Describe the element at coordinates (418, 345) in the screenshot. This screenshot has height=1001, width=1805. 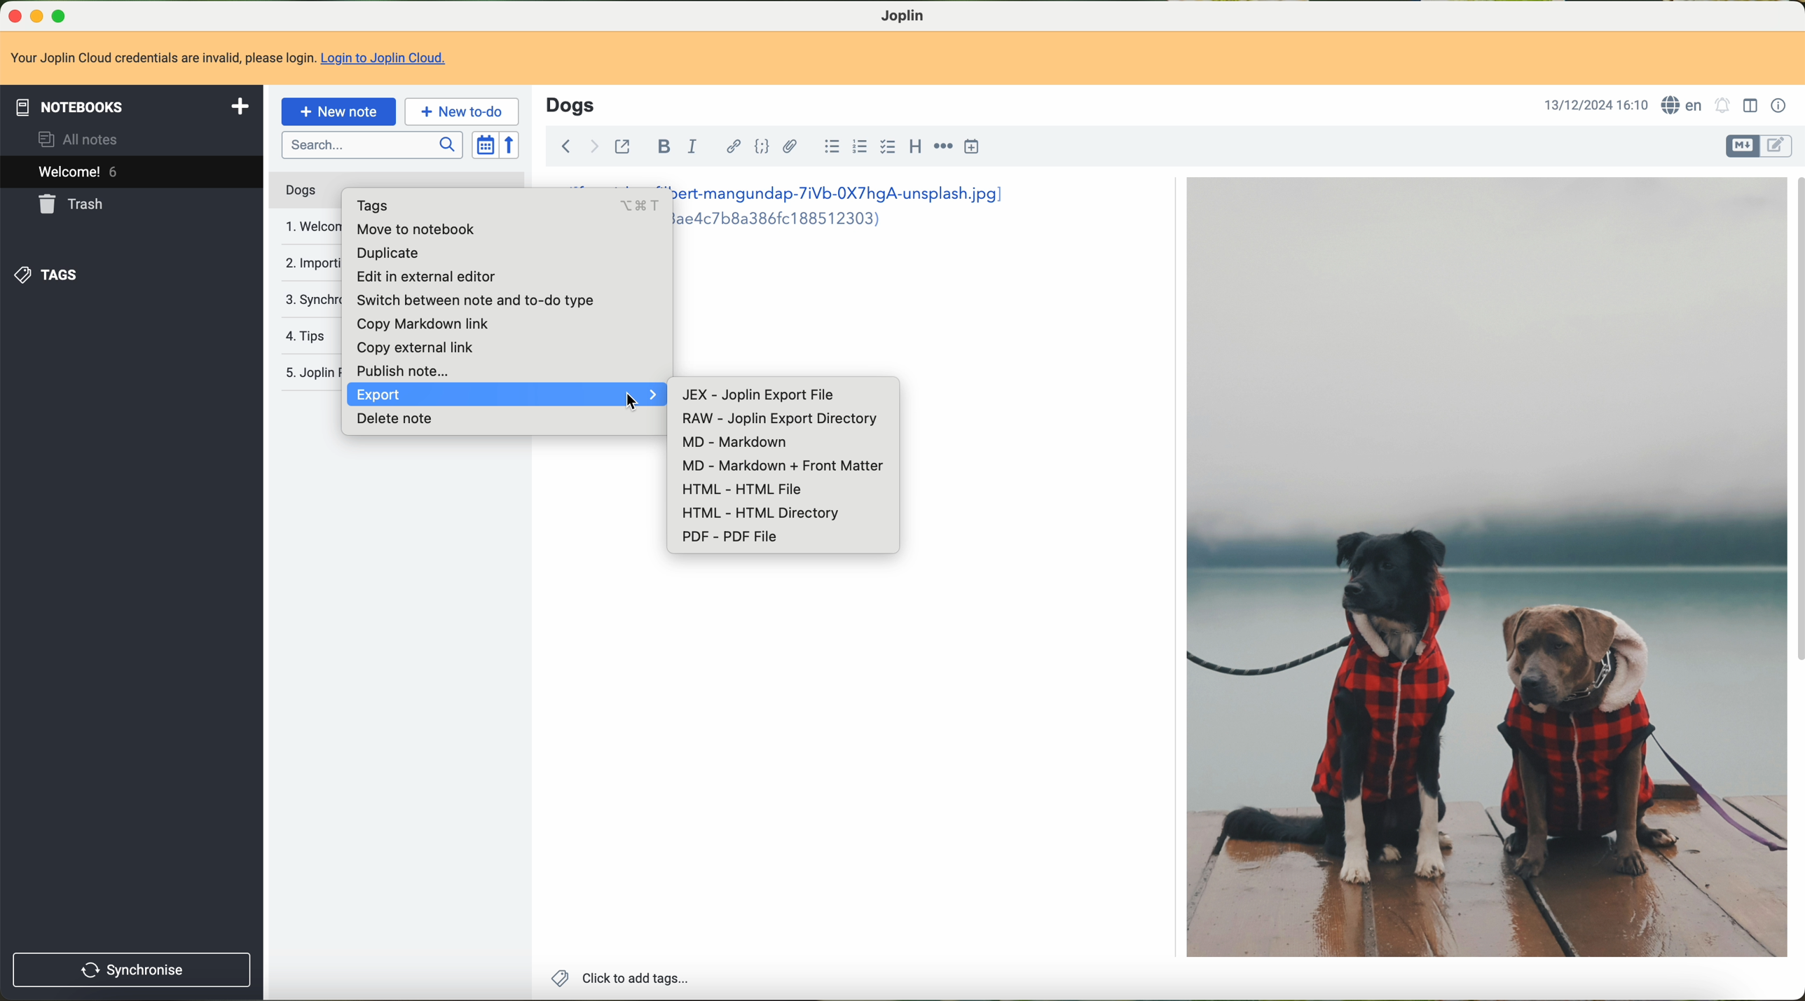
I see `copy external link` at that location.